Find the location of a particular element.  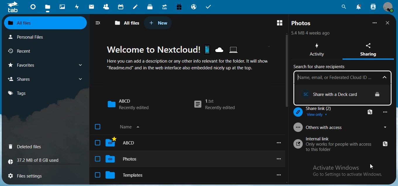

text is located at coordinates (196, 58).